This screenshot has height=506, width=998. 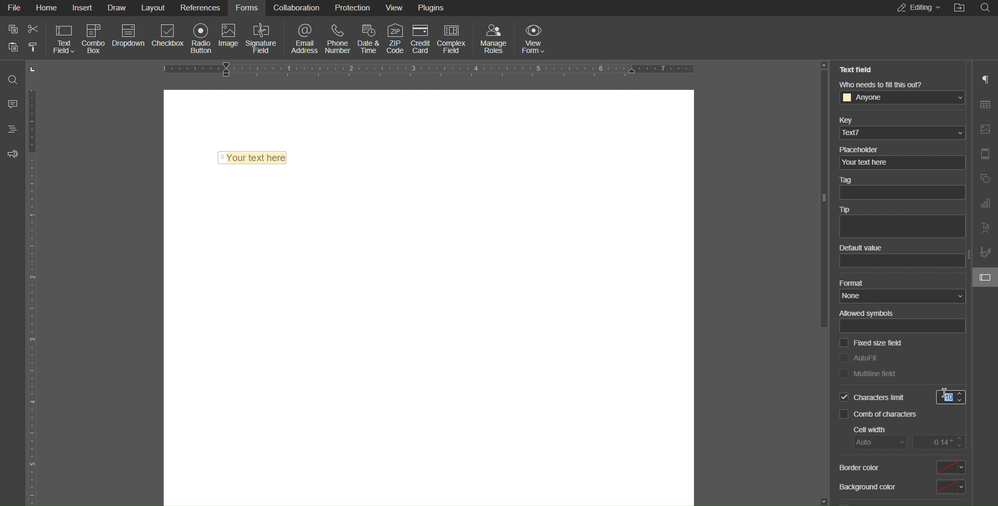 I want to click on Checkbox, so click(x=170, y=37).